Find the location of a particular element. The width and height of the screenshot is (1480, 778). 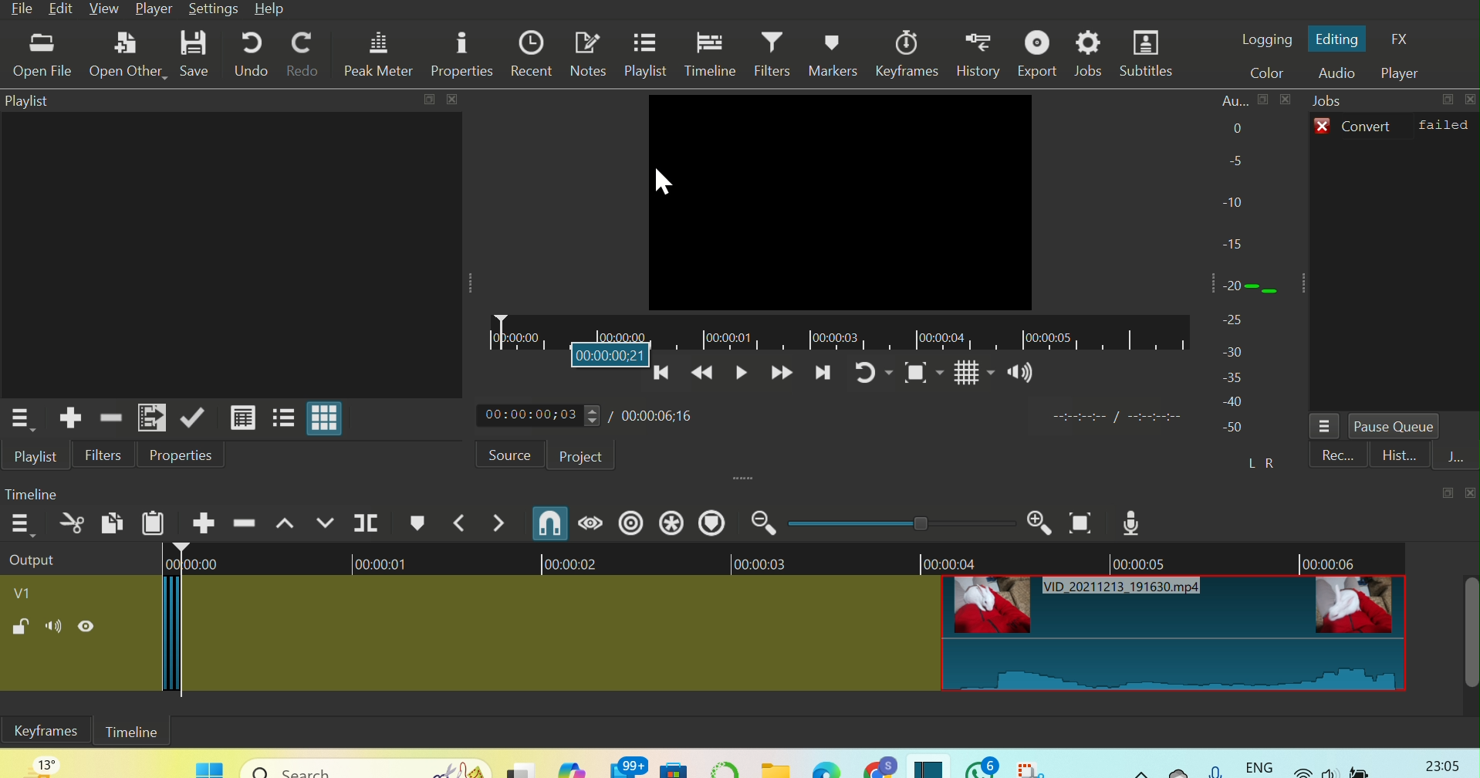

Undo is located at coordinates (247, 51).